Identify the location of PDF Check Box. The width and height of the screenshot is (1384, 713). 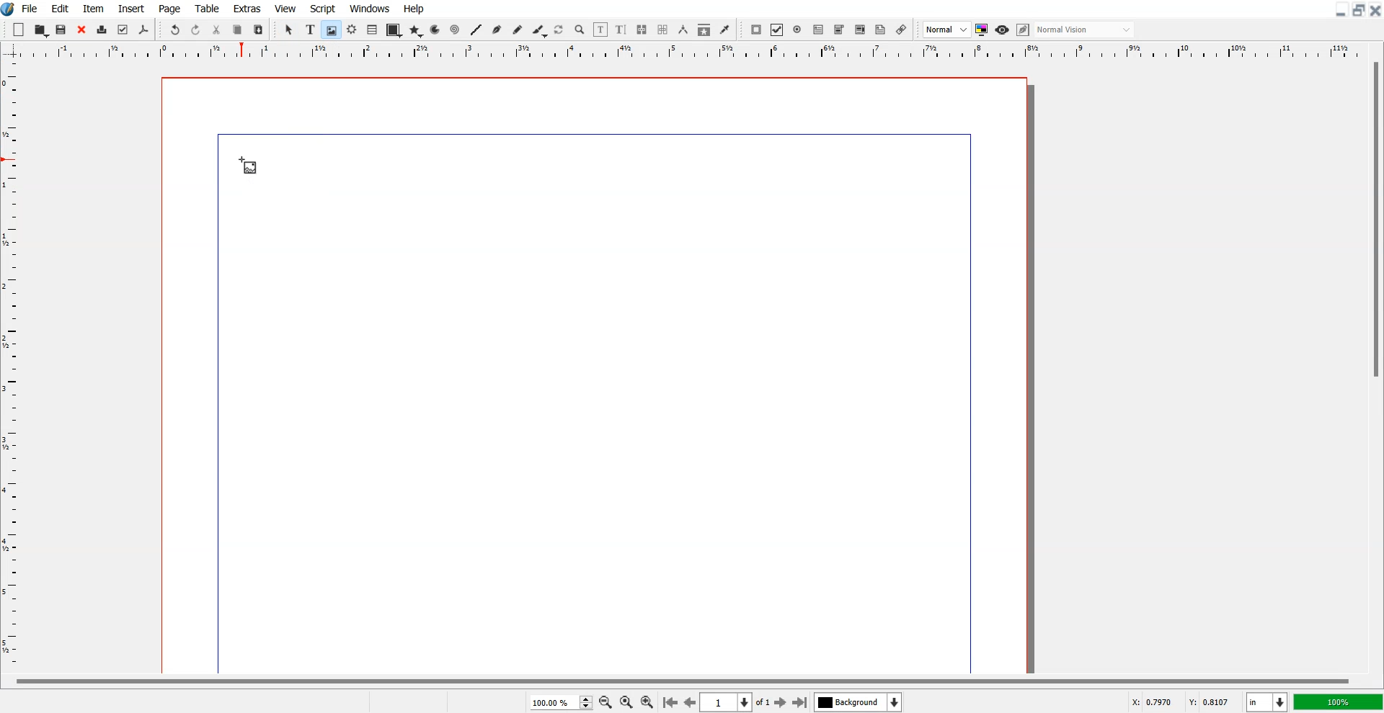
(777, 30).